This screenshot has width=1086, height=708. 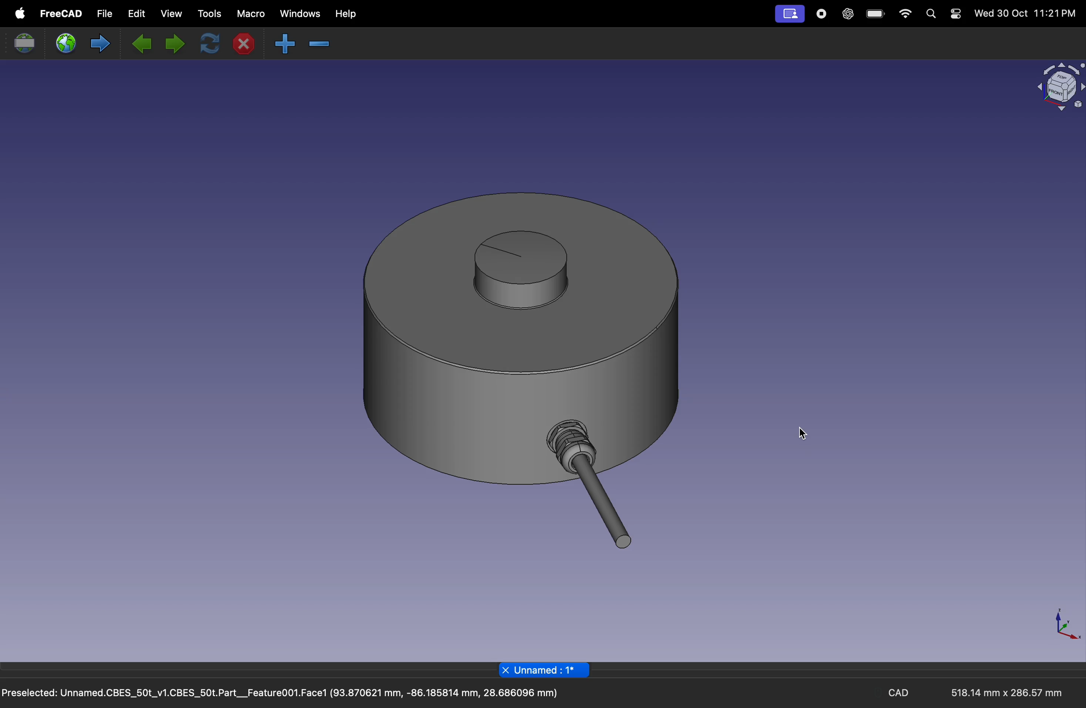 What do you see at coordinates (1059, 88) in the screenshot?
I see `object view` at bounding box center [1059, 88].